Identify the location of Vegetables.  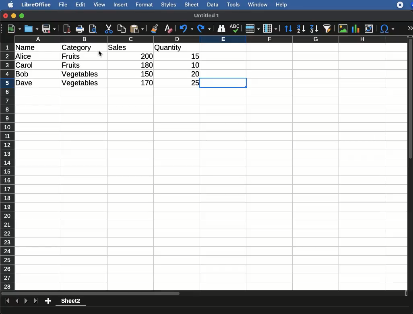
(80, 83).